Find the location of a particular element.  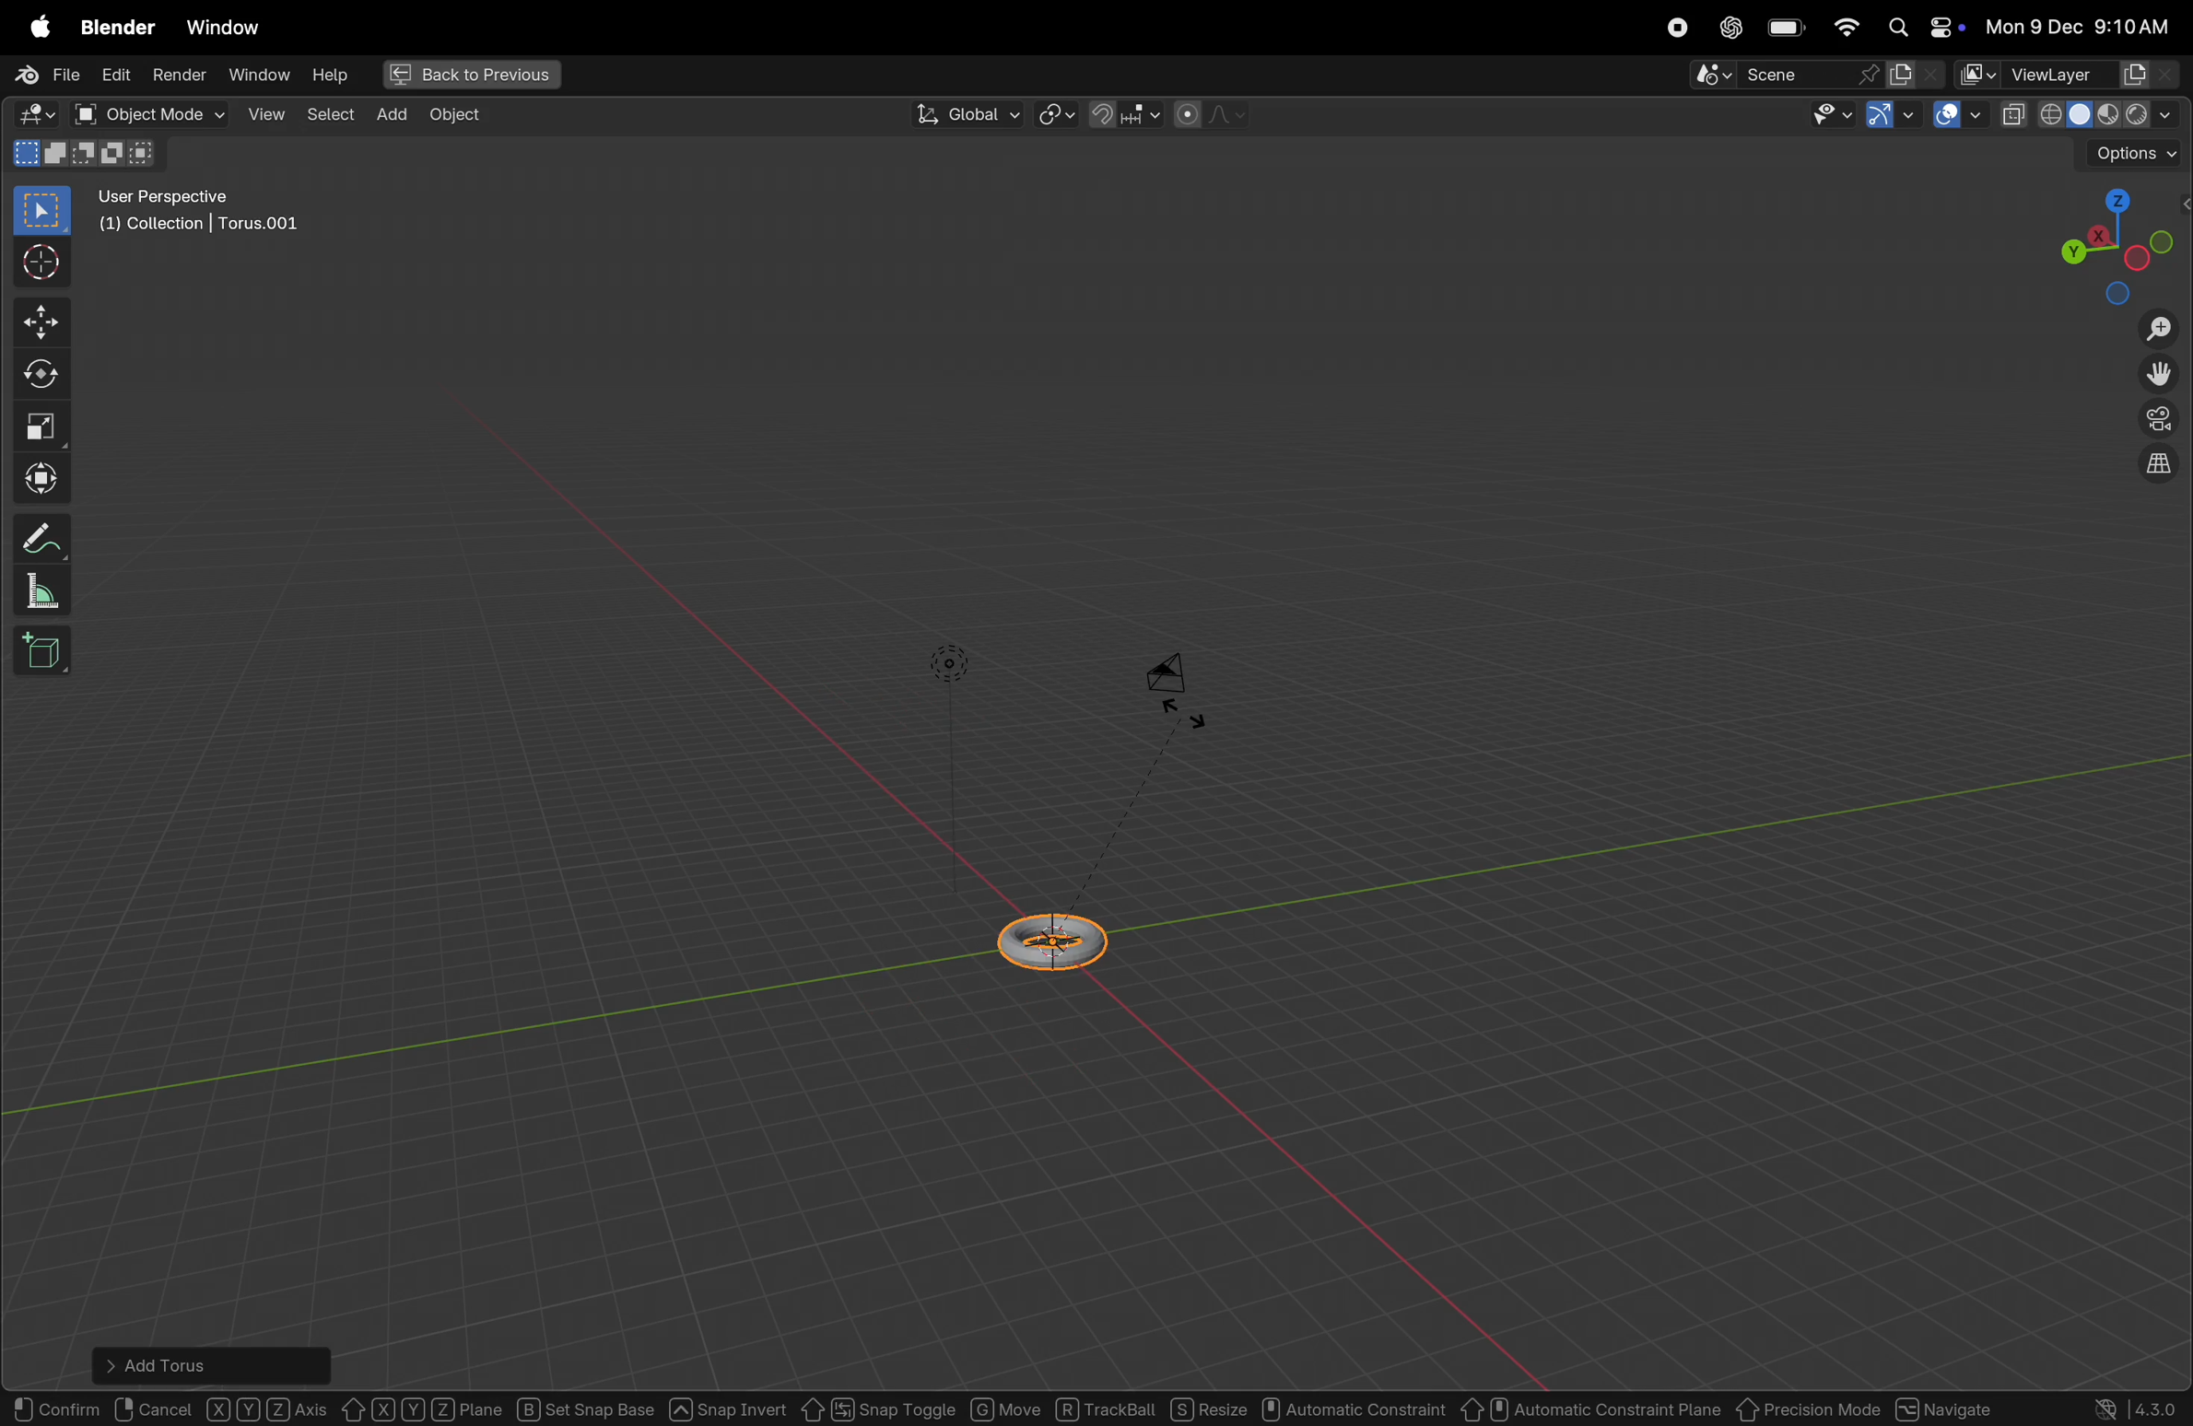

chatgpt is located at coordinates (1729, 28).